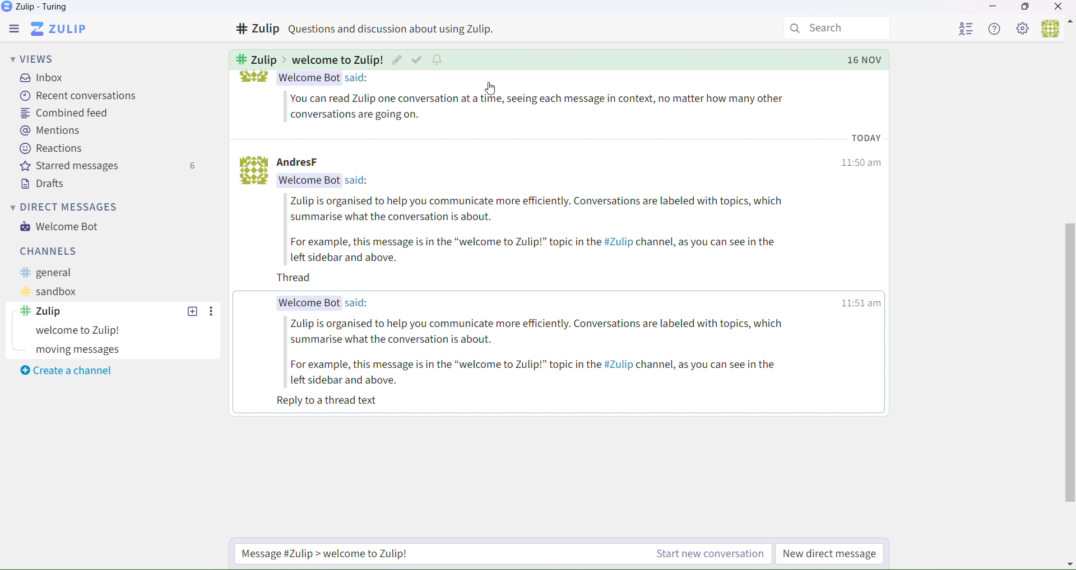  What do you see at coordinates (250, 29) in the screenshot?
I see `` at bounding box center [250, 29].